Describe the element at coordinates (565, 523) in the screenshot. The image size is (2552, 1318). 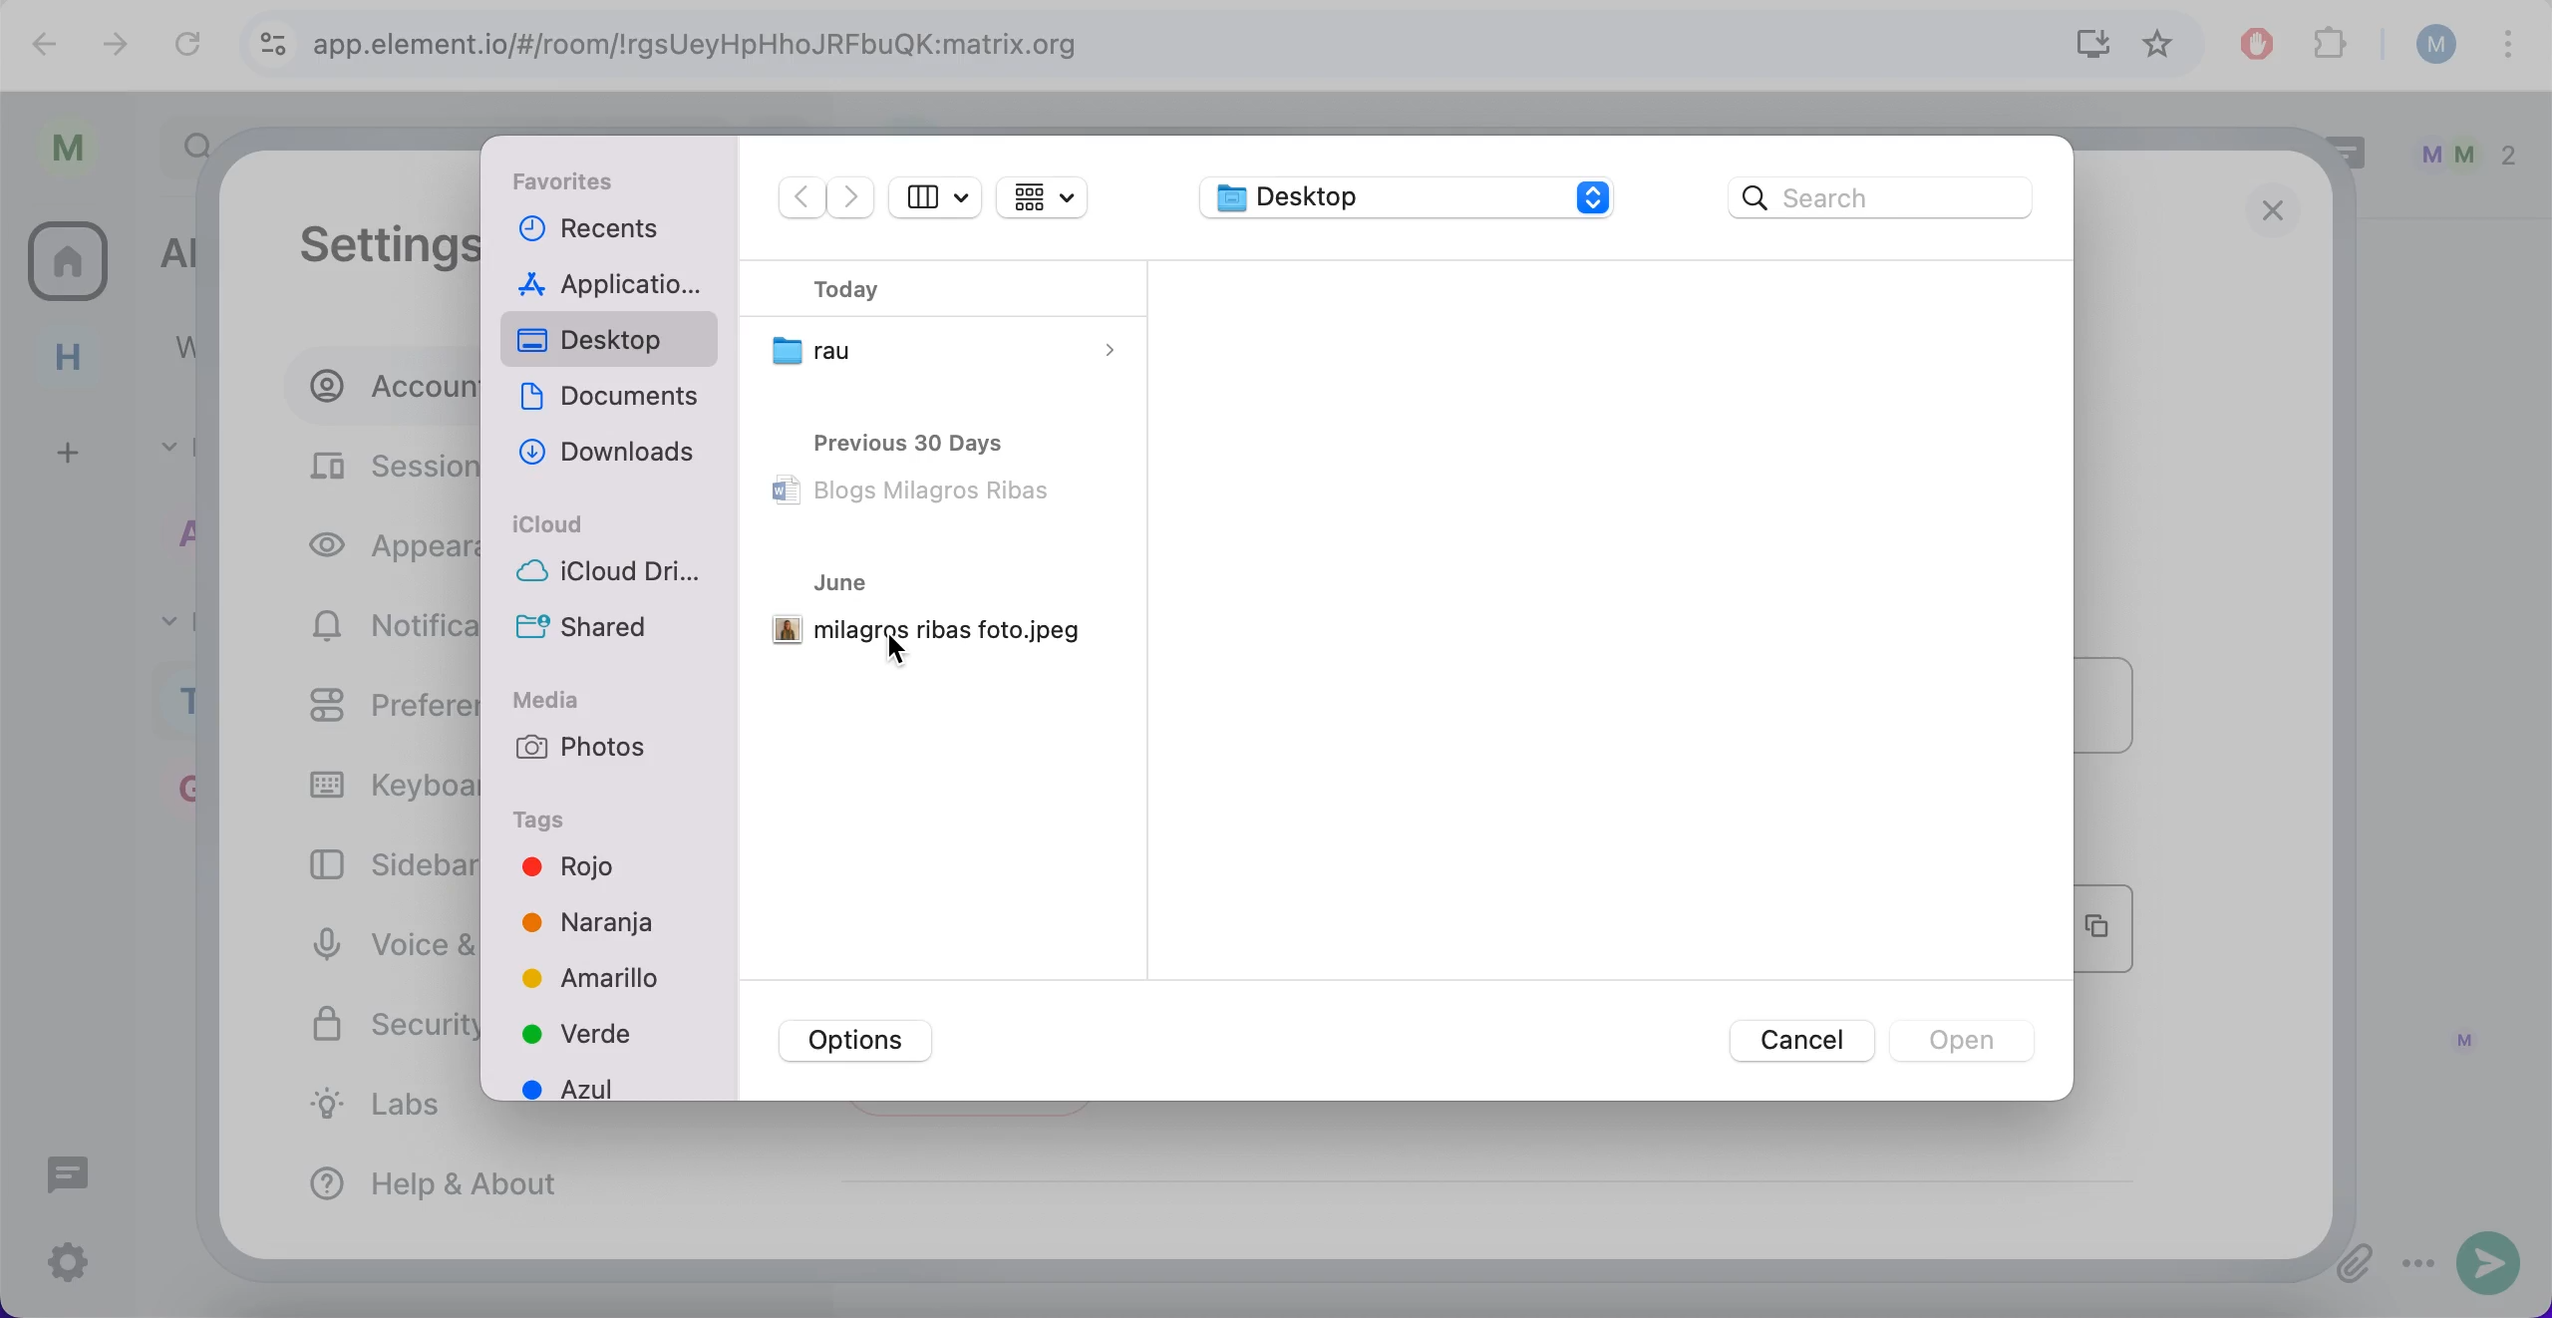
I see `icloud` at that location.